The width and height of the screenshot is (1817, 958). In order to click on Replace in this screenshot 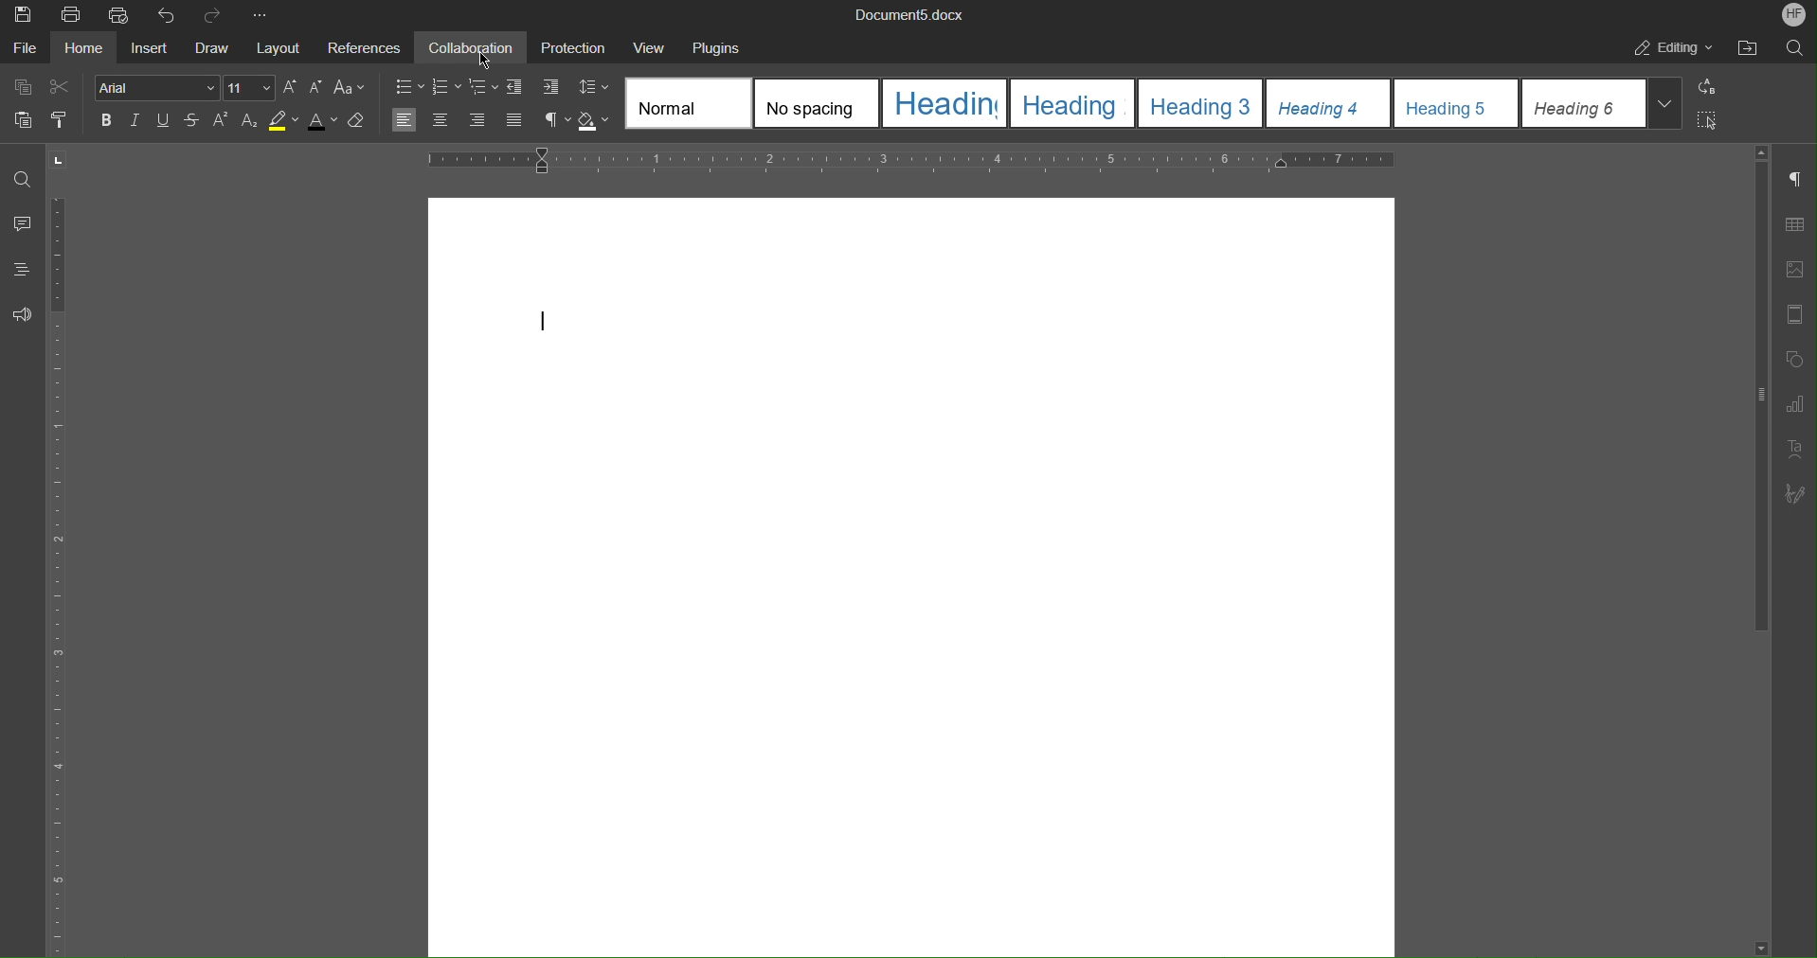, I will do `click(1714, 88)`.